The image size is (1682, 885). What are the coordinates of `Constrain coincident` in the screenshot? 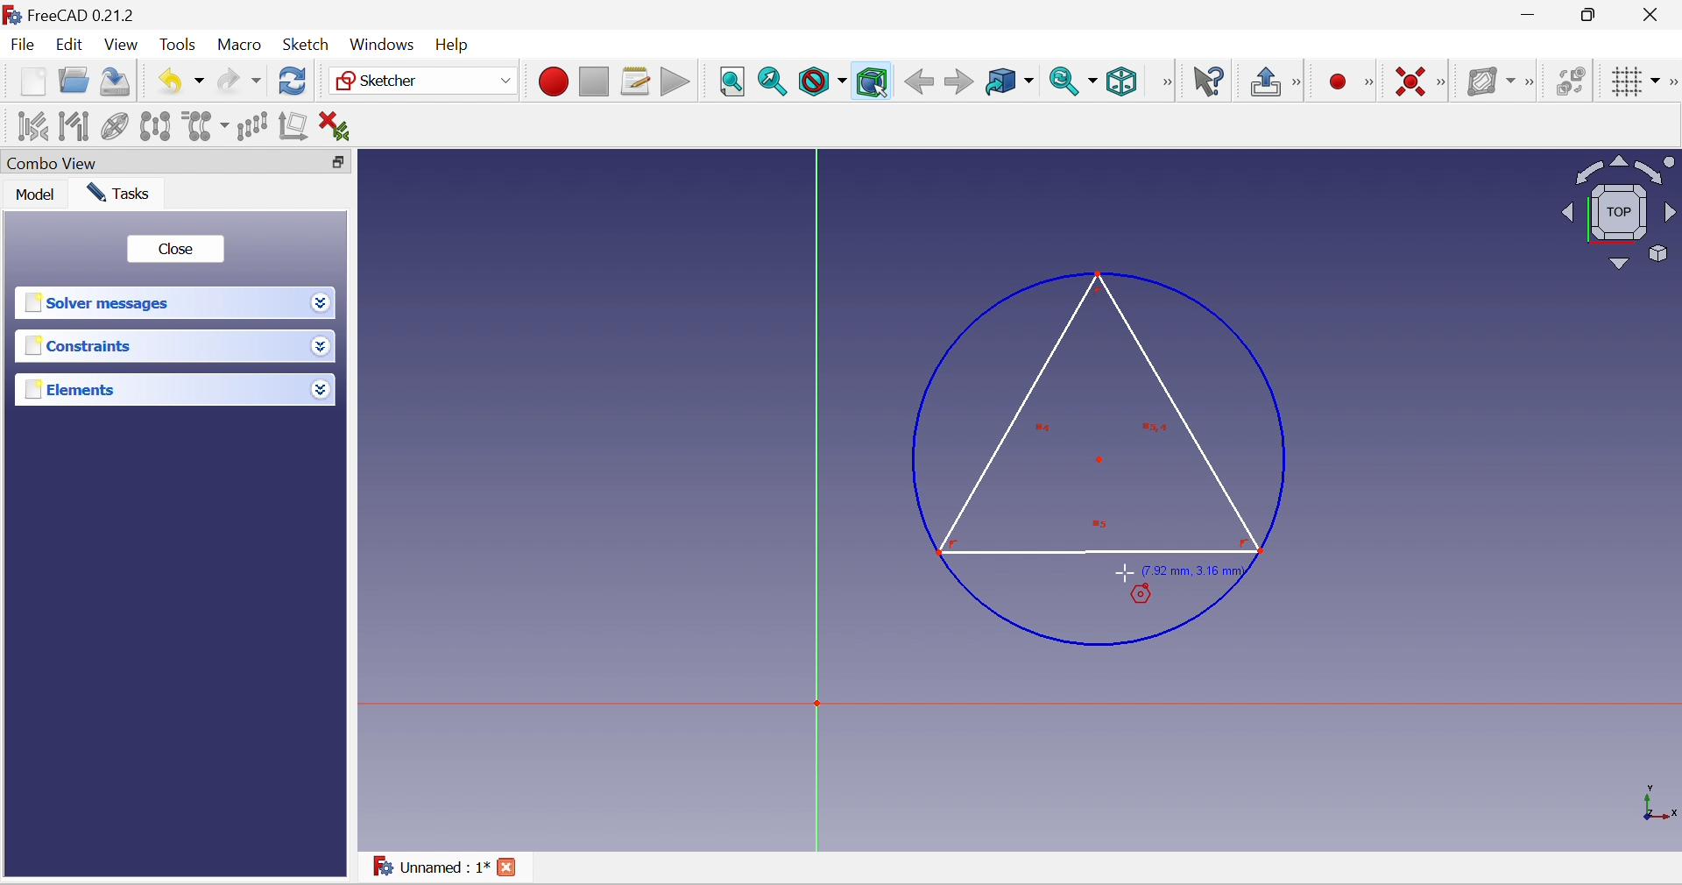 It's located at (1411, 82).